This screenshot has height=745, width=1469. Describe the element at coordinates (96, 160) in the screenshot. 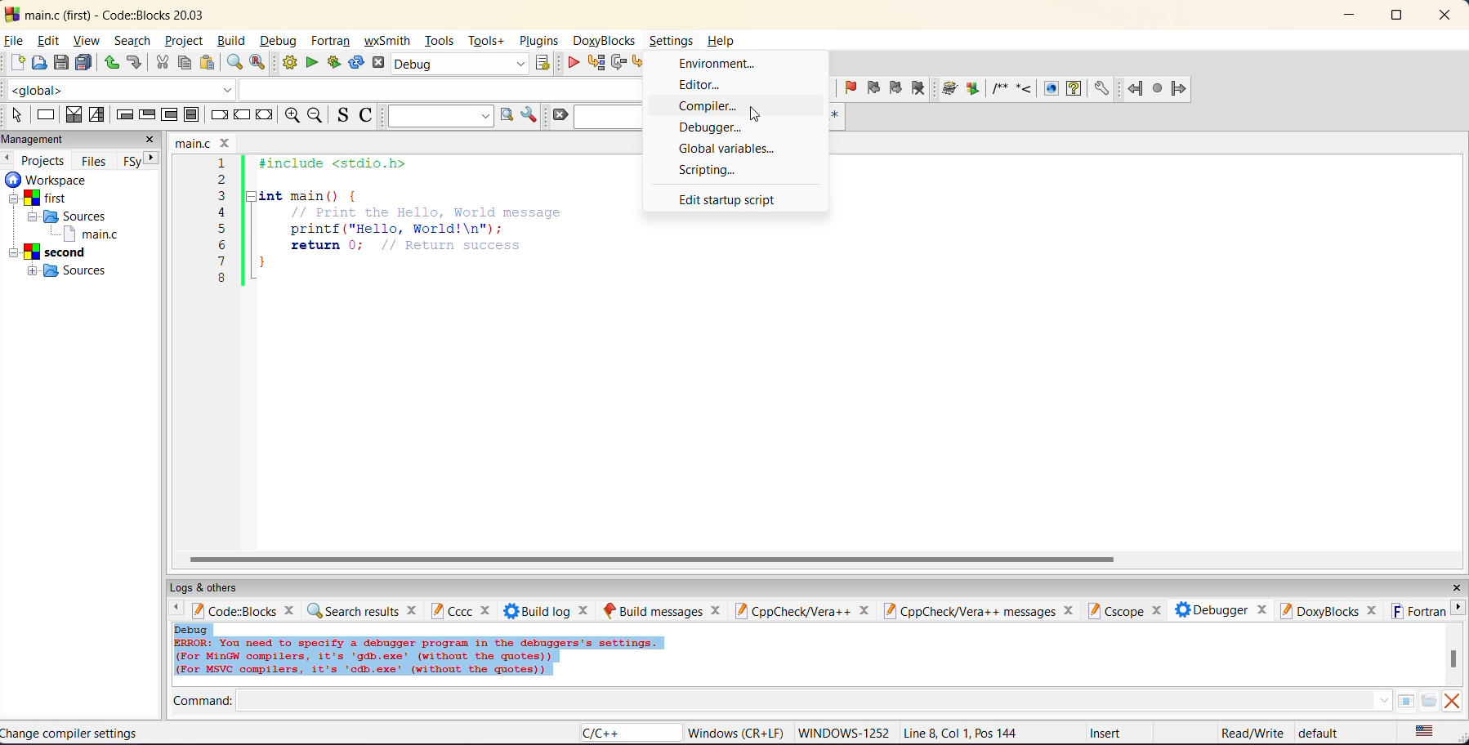

I see `files` at that location.